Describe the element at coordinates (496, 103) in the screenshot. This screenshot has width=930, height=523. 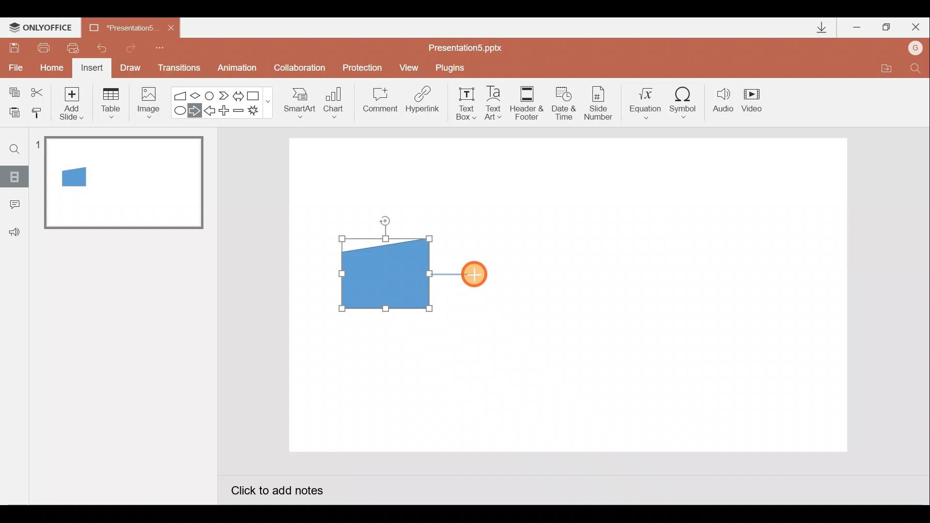
I see `Text Art` at that location.